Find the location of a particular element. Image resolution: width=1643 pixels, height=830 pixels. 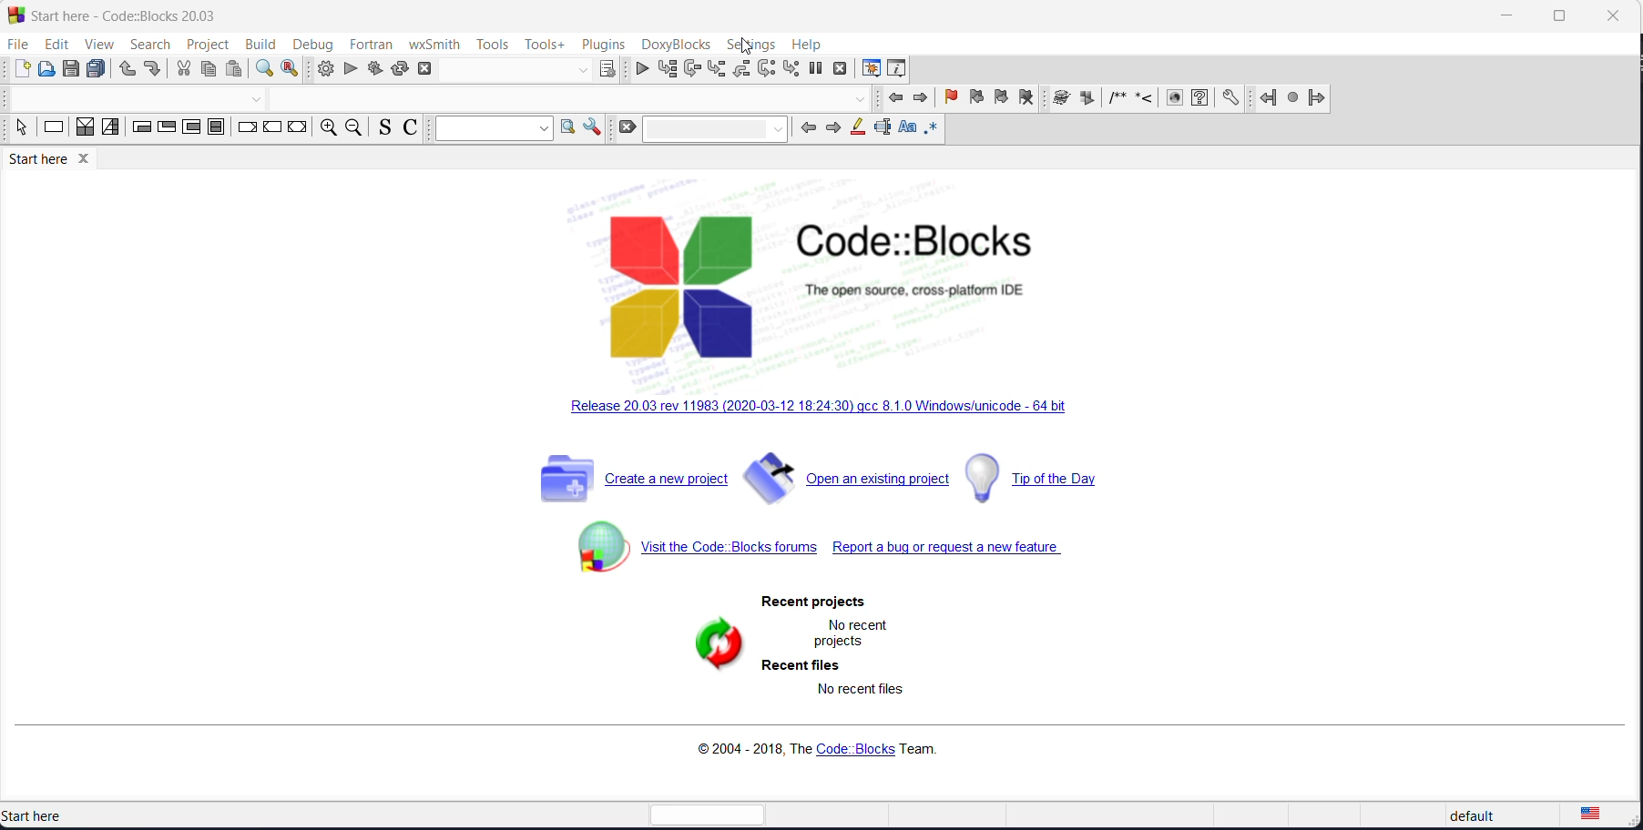

step out is located at coordinates (741, 69).